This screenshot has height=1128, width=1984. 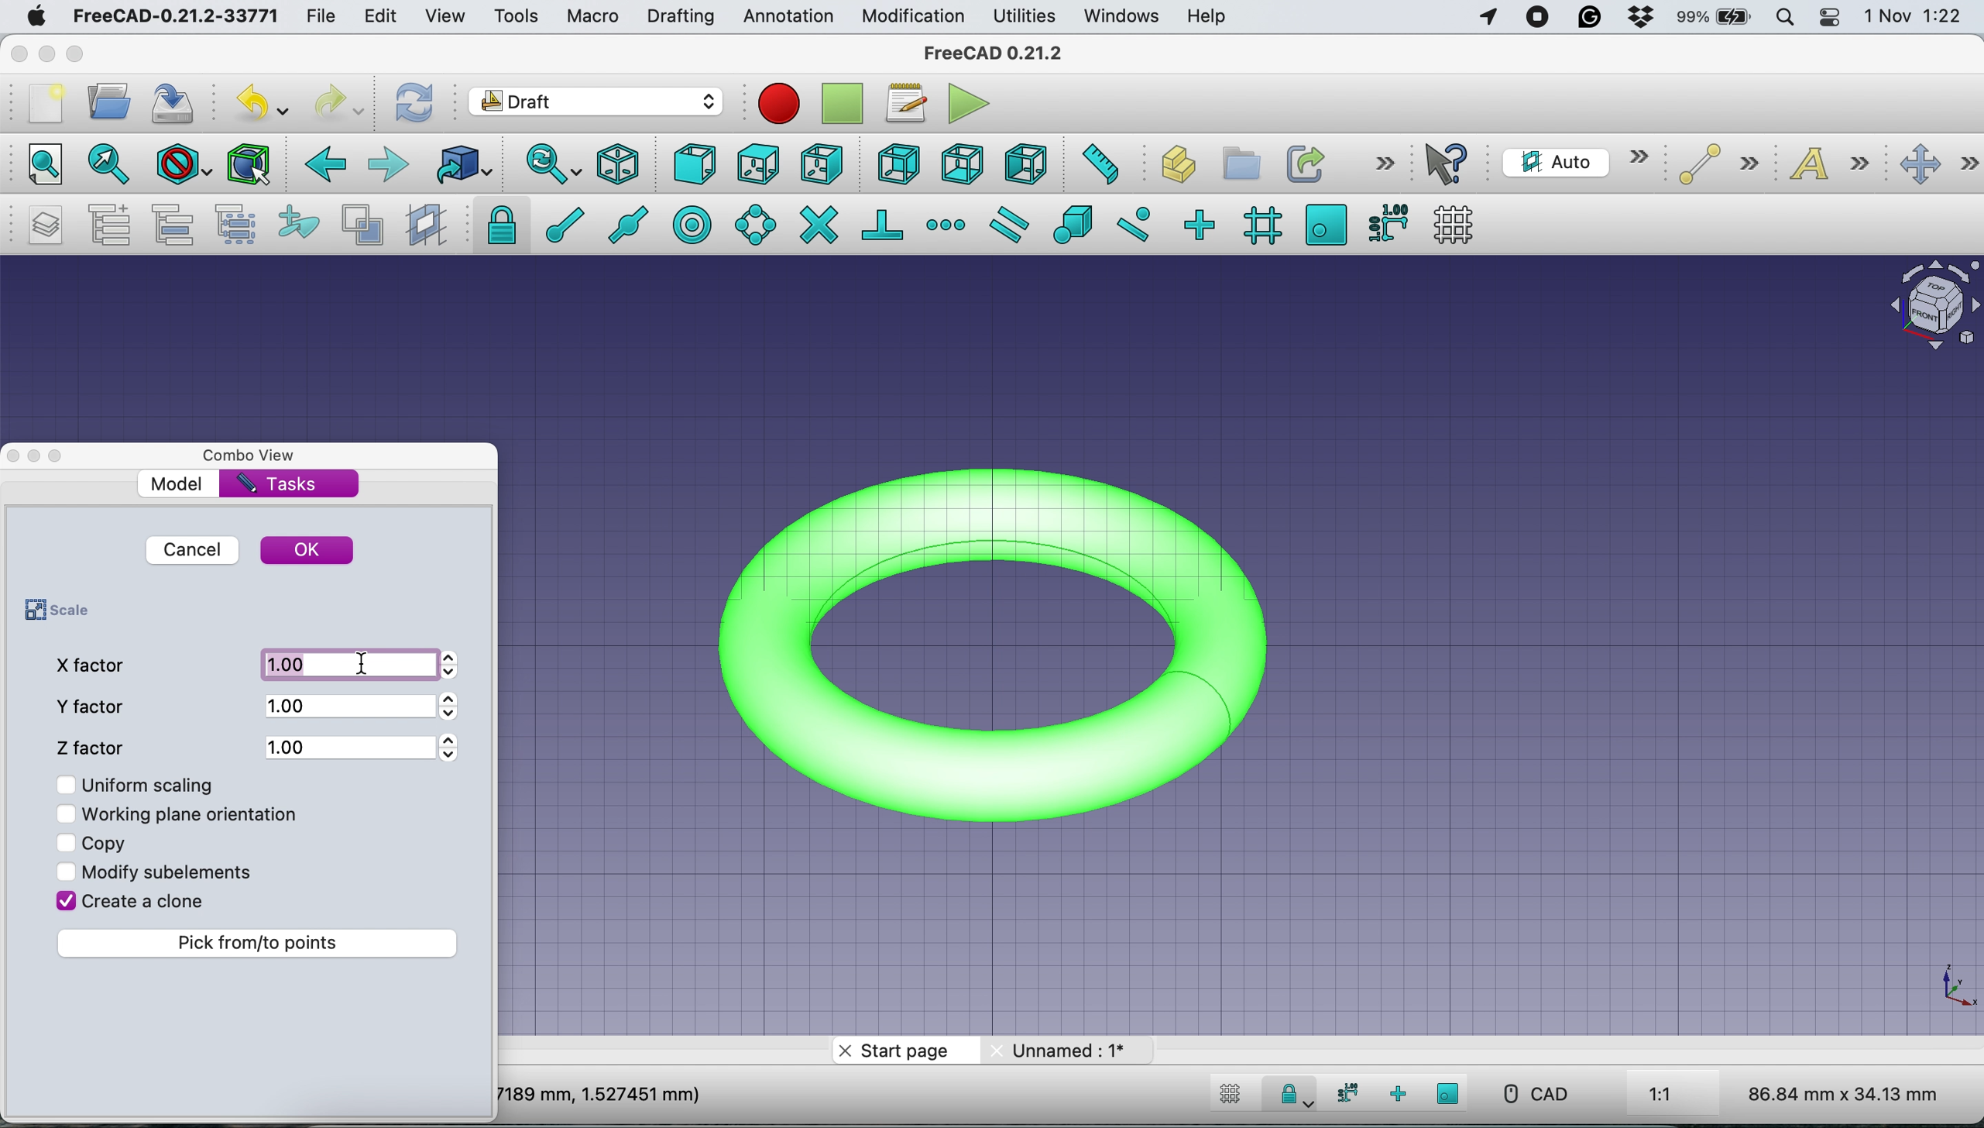 What do you see at coordinates (1326, 224) in the screenshot?
I see `snap working plane` at bounding box center [1326, 224].